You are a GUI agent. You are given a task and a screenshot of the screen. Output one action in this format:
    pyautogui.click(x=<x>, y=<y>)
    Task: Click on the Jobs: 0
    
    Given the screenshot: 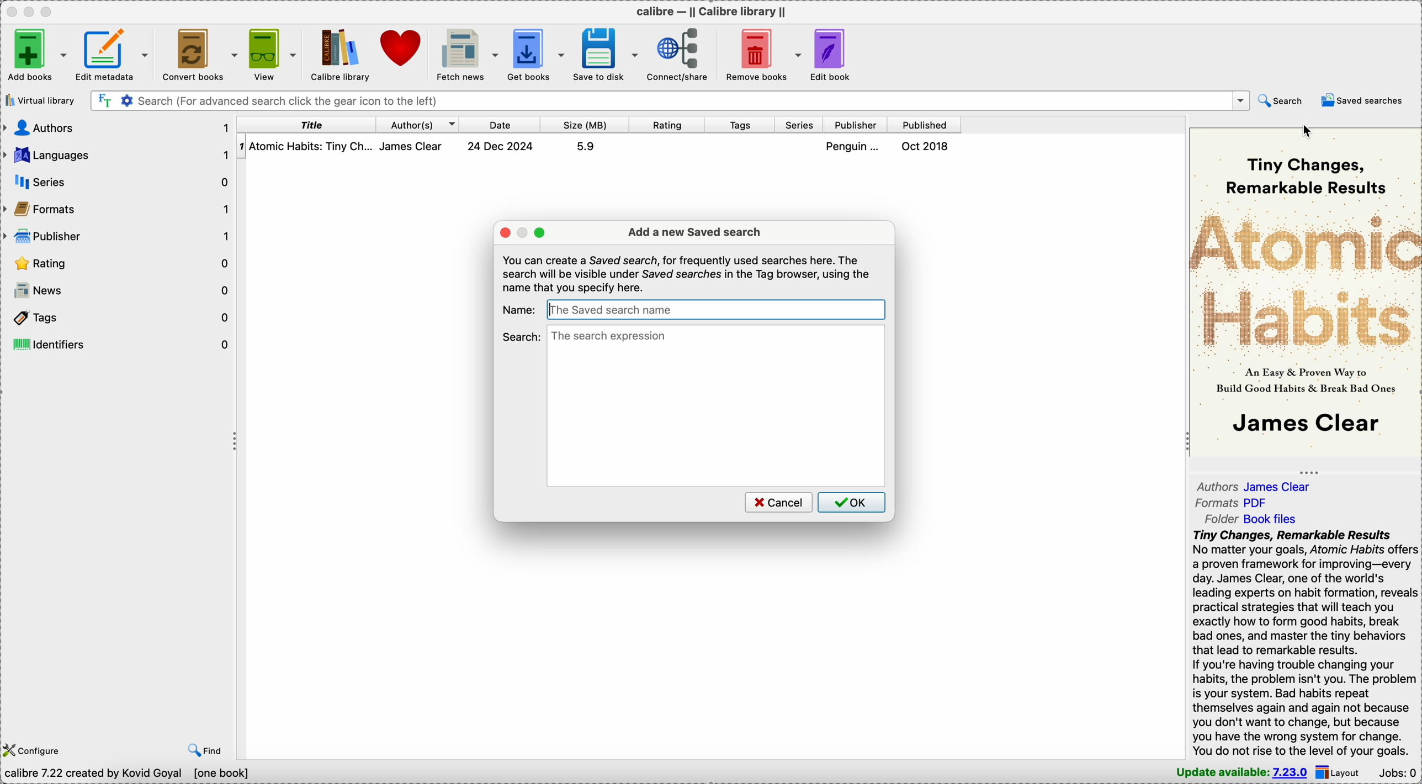 What is the action you would take?
    pyautogui.click(x=1399, y=772)
    